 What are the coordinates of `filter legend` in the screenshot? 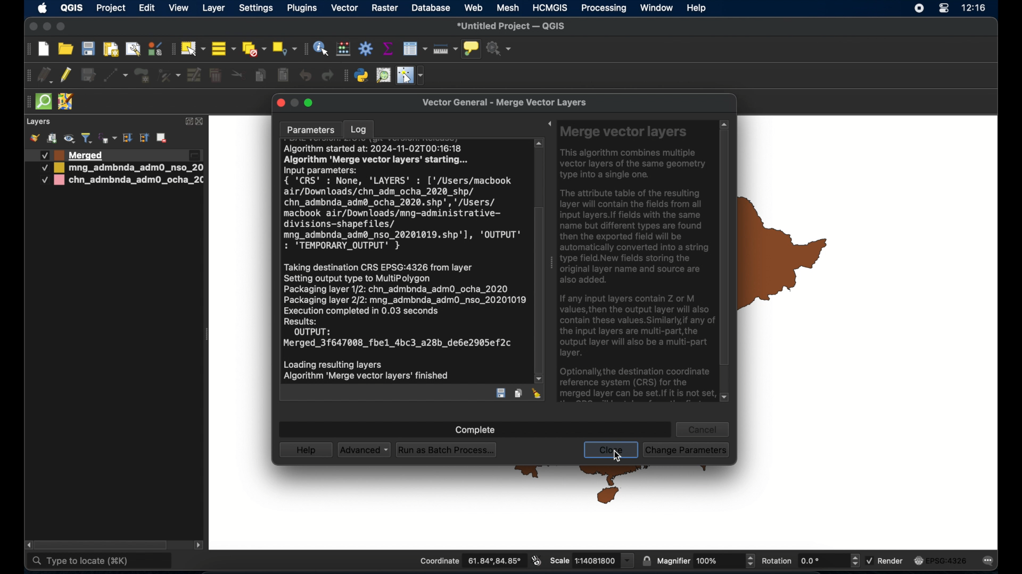 It's located at (87, 138).